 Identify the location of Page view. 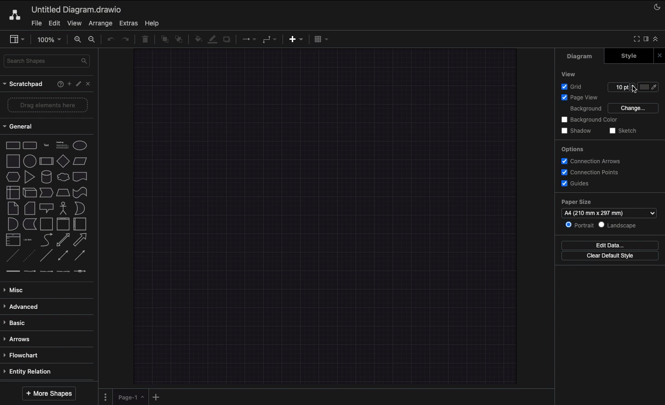
(580, 98).